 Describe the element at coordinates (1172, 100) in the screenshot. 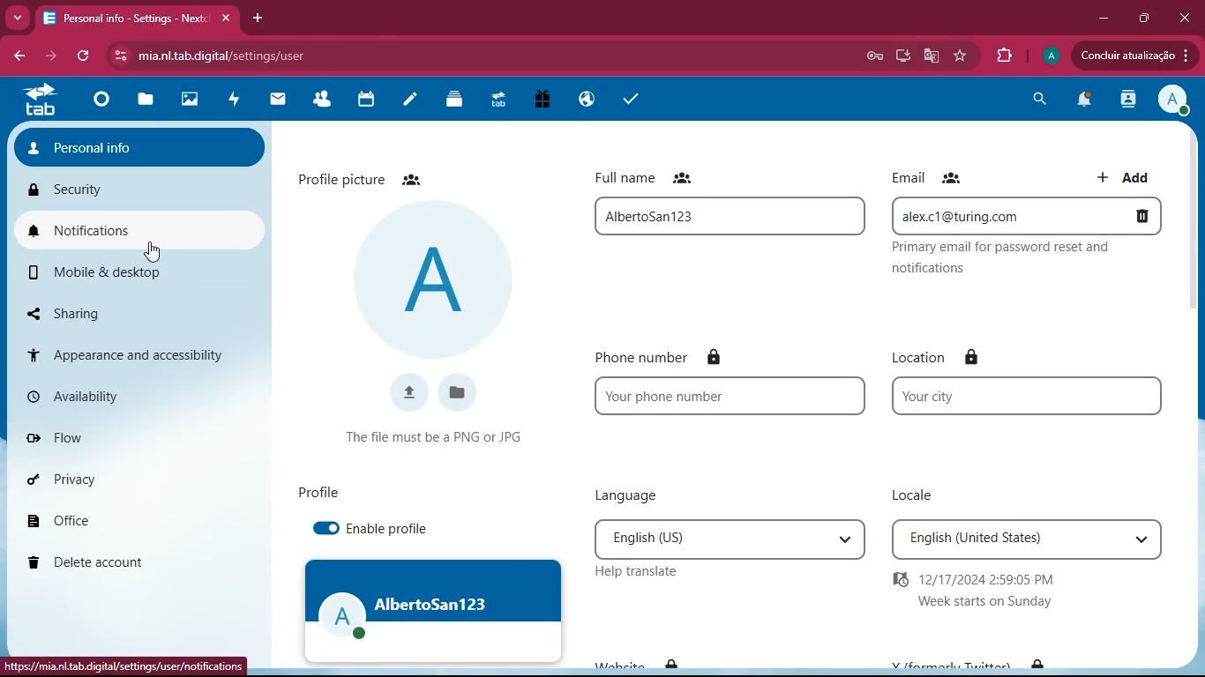

I see `profile` at that location.